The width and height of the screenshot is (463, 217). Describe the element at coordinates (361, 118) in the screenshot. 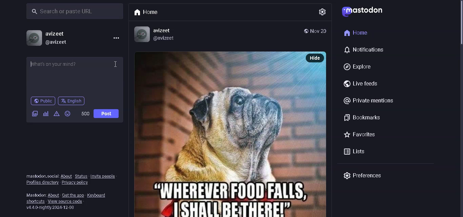

I see `bookmarks` at that location.